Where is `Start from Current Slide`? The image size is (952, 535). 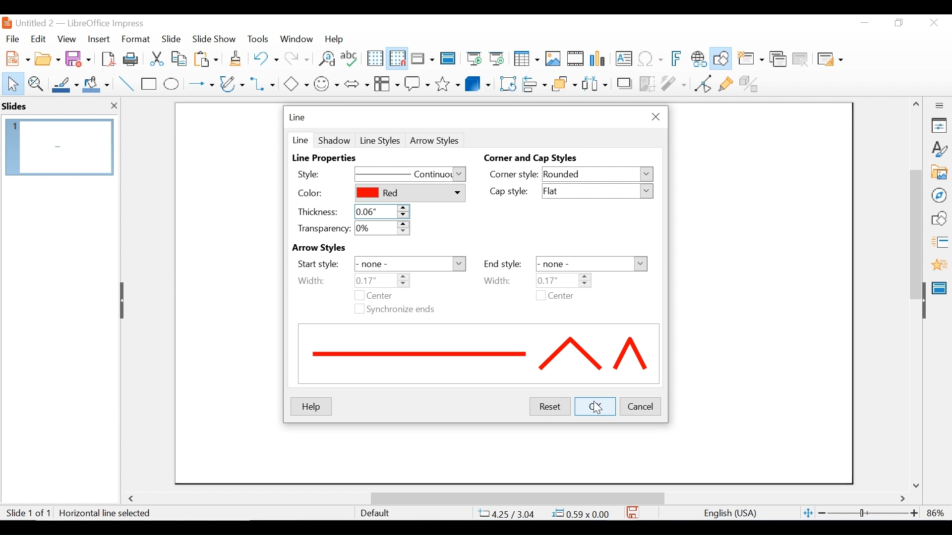 Start from Current Slide is located at coordinates (496, 59).